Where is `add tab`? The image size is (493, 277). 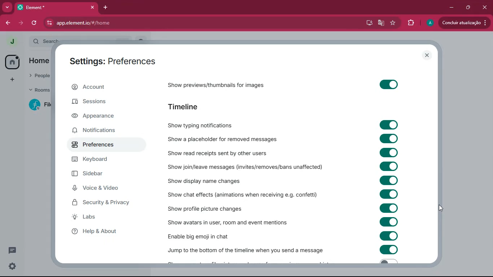 add tab is located at coordinates (104, 8).